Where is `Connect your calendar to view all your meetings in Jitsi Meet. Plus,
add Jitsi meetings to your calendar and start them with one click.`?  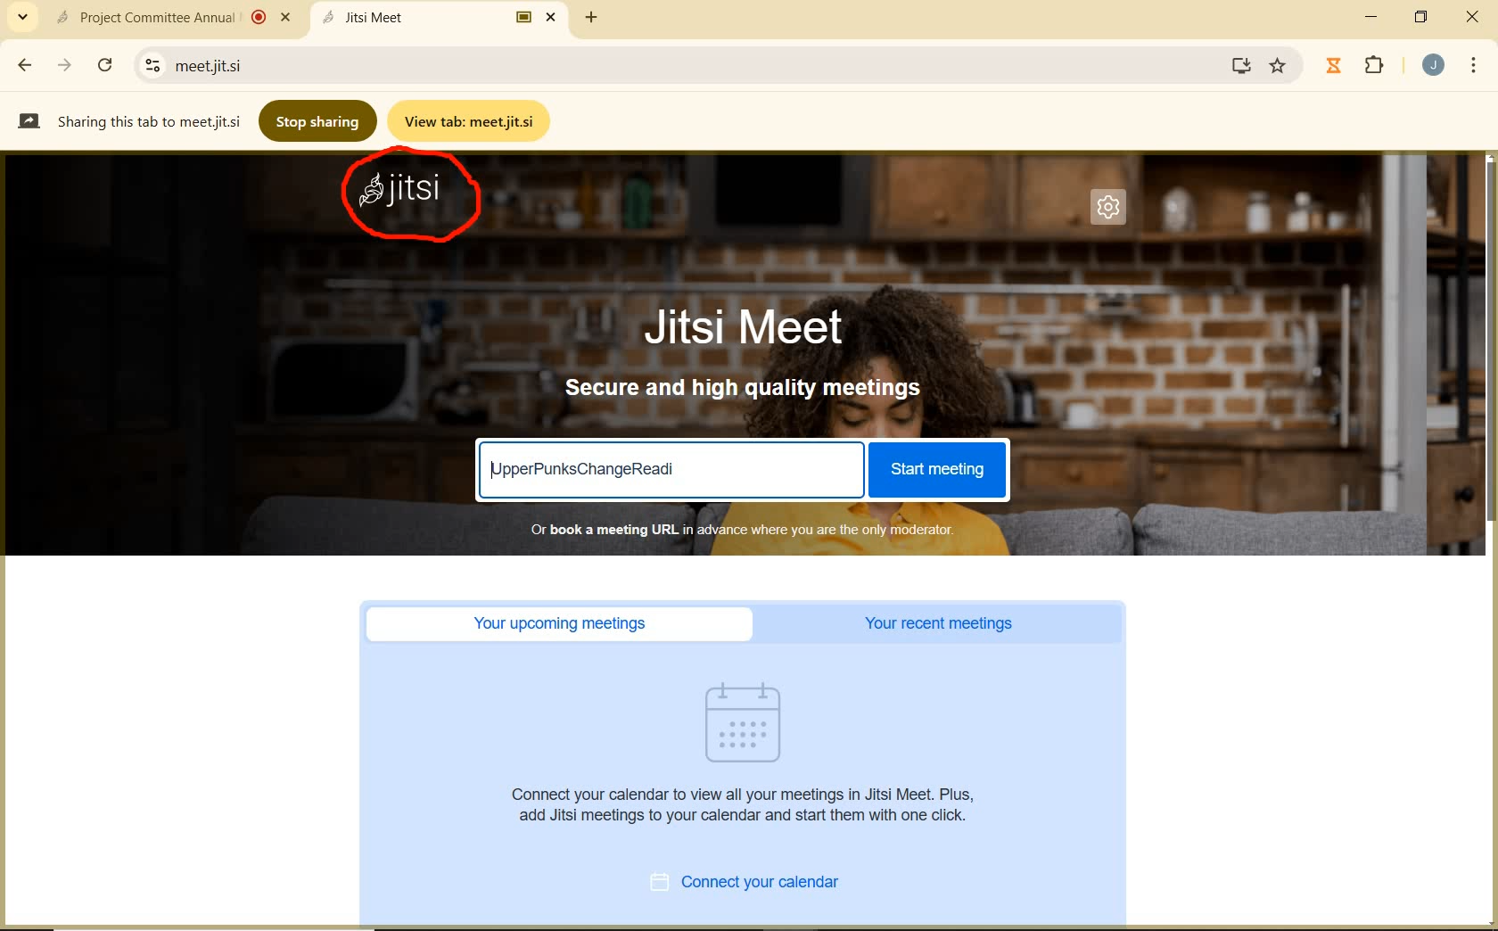 Connect your calendar to view all your meetings in Jitsi Meet. Plus,
add Jitsi meetings to your calendar and start them with one click. is located at coordinates (748, 804).